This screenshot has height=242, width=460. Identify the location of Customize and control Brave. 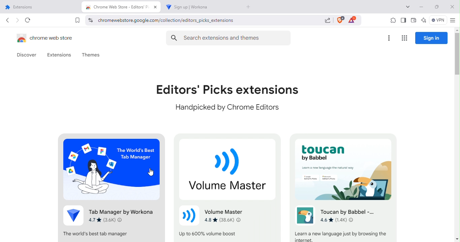
(452, 21).